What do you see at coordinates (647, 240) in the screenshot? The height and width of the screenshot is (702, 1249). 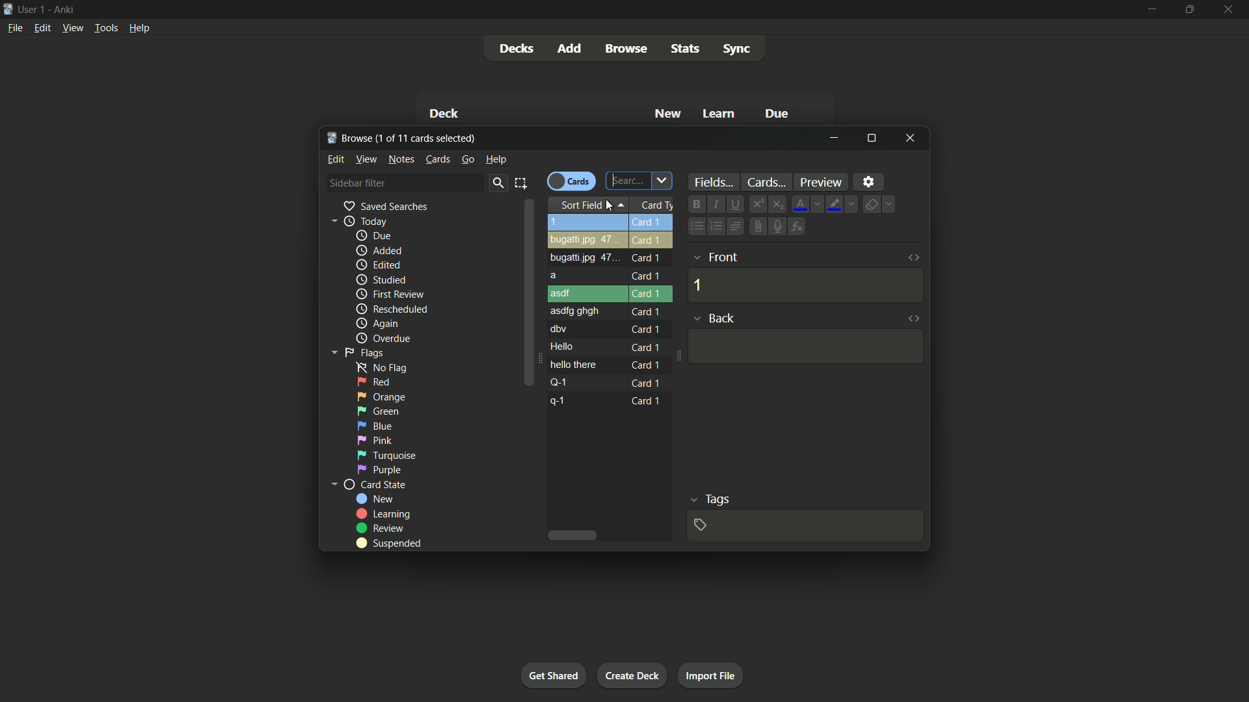 I see `card 1` at bounding box center [647, 240].